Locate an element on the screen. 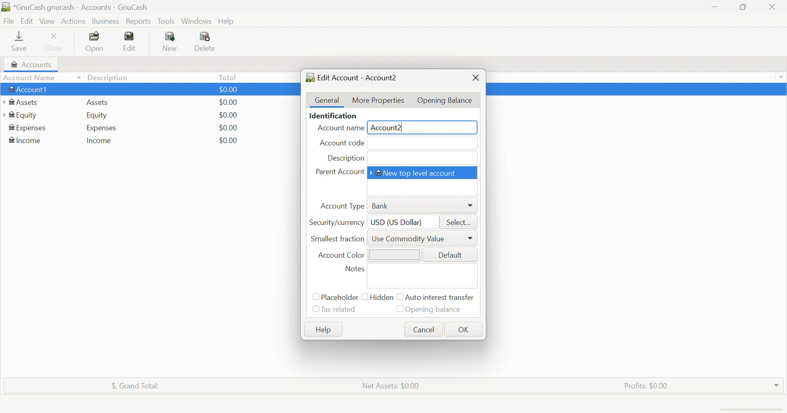 This screenshot has height=413, width=787. General is located at coordinates (328, 100).